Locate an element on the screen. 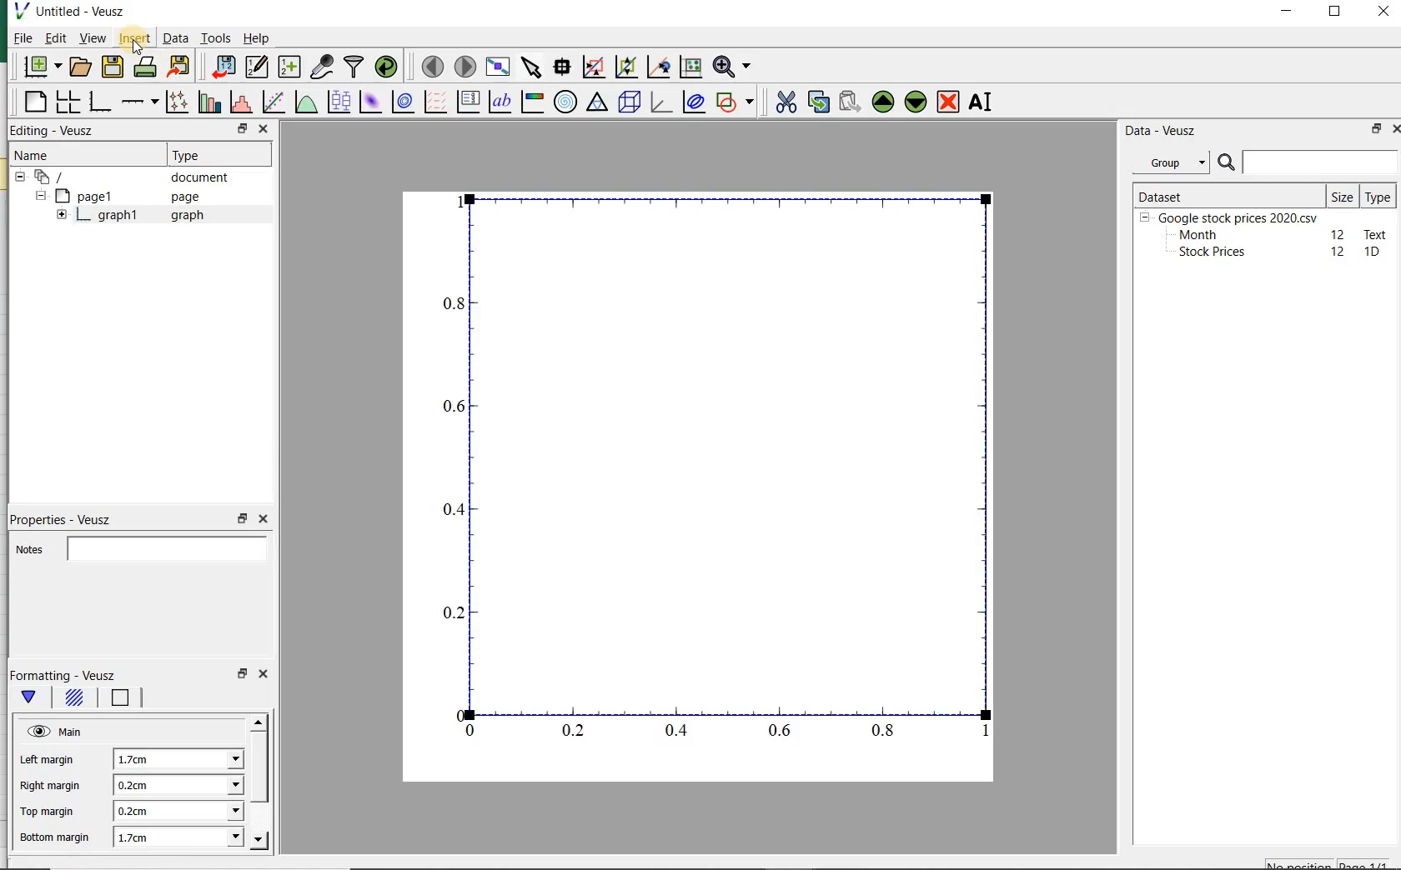 This screenshot has height=870, width=1401. click or draw a rectangle to zoom graph axes is located at coordinates (593, 67).